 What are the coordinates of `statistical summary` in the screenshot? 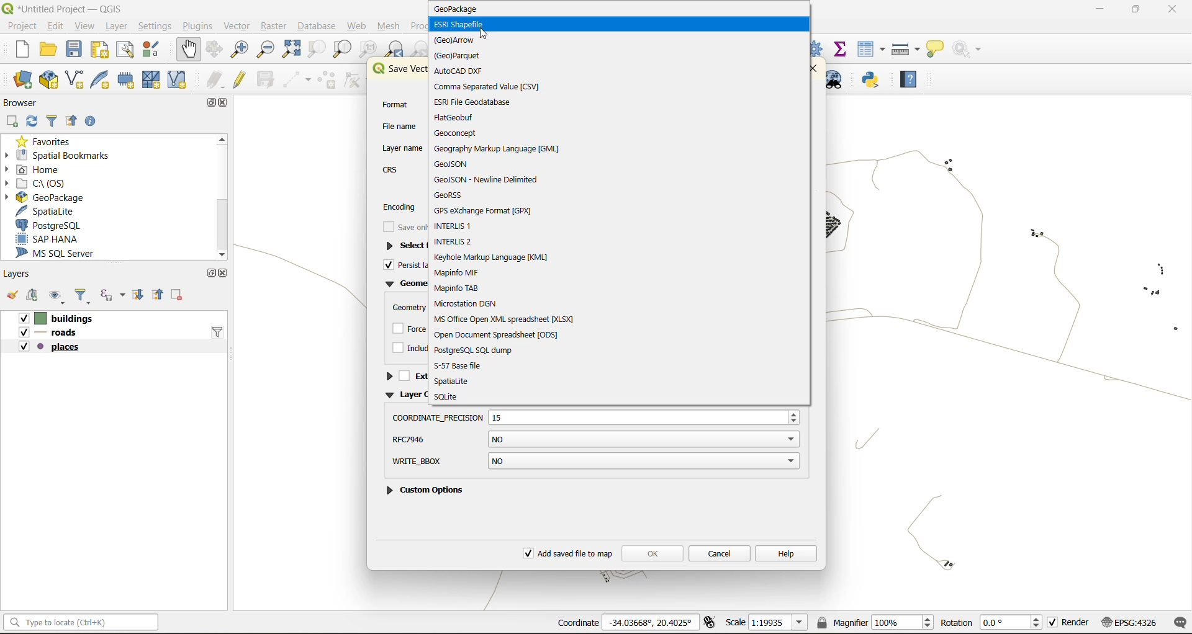 It's located at (844, 50).